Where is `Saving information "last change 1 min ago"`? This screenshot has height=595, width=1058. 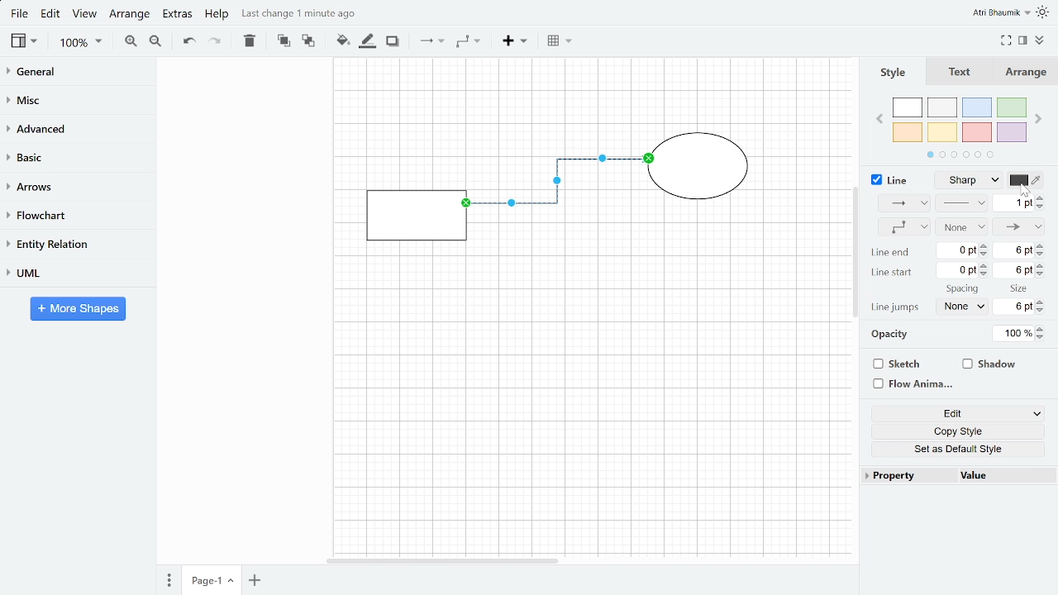
Saving information "last change 1 min ago" is located at coordinates (306, 14).